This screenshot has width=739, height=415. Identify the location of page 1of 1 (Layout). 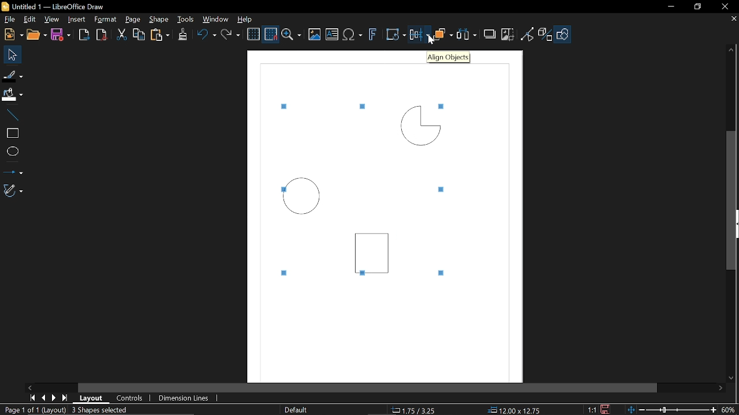
(35, 409).